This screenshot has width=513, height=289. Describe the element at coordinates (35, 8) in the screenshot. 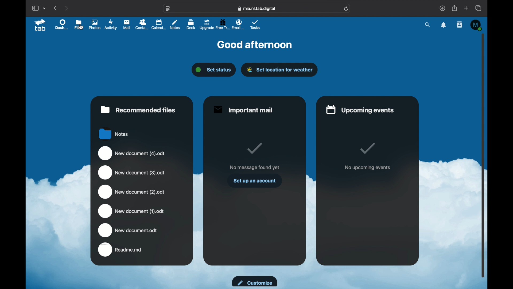

I see `show sidebar` at that location.